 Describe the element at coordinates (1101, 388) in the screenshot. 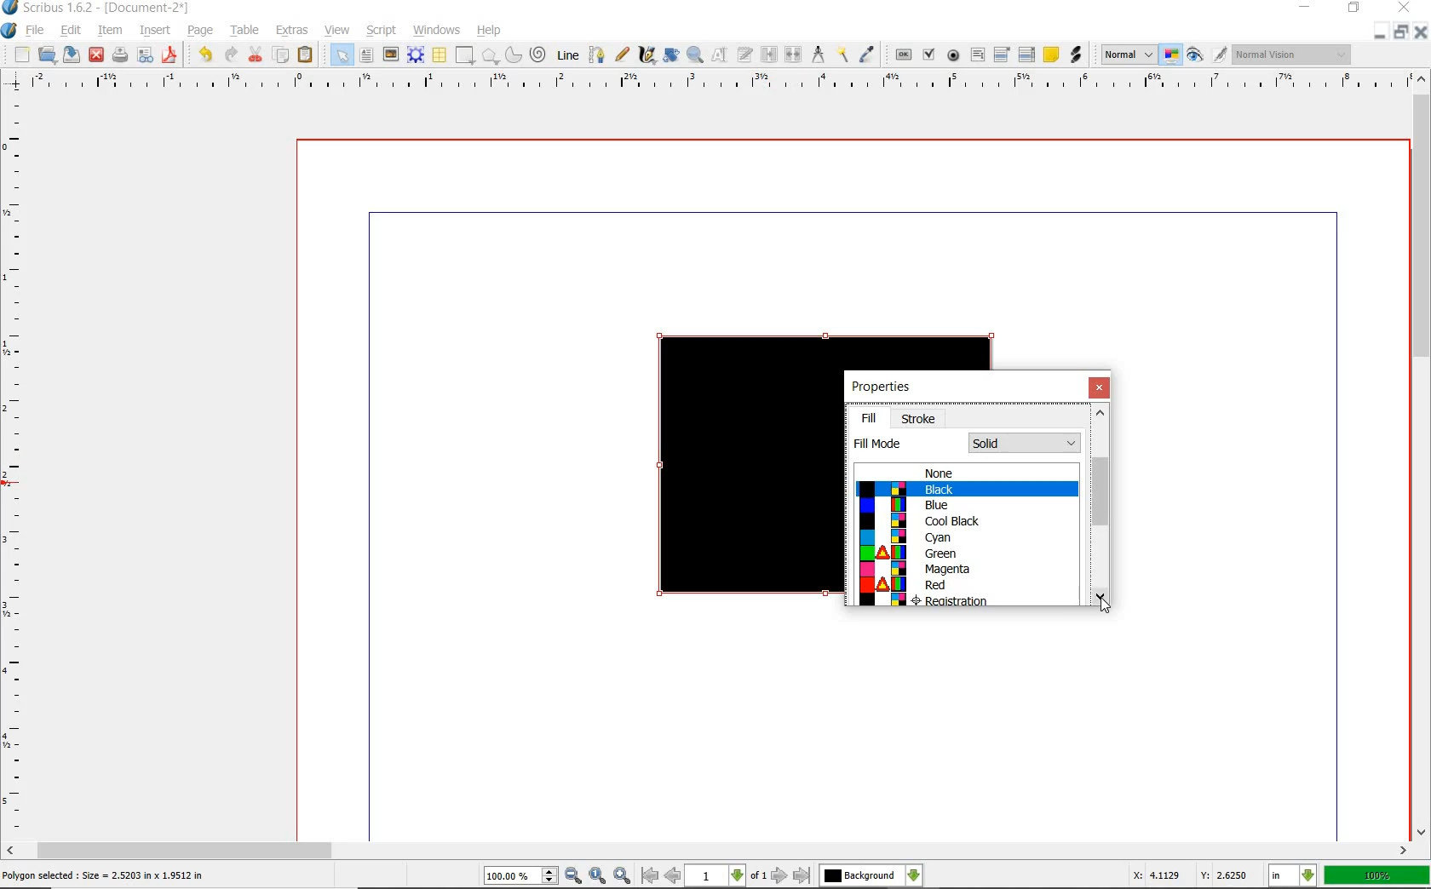

I see `close` at that location.